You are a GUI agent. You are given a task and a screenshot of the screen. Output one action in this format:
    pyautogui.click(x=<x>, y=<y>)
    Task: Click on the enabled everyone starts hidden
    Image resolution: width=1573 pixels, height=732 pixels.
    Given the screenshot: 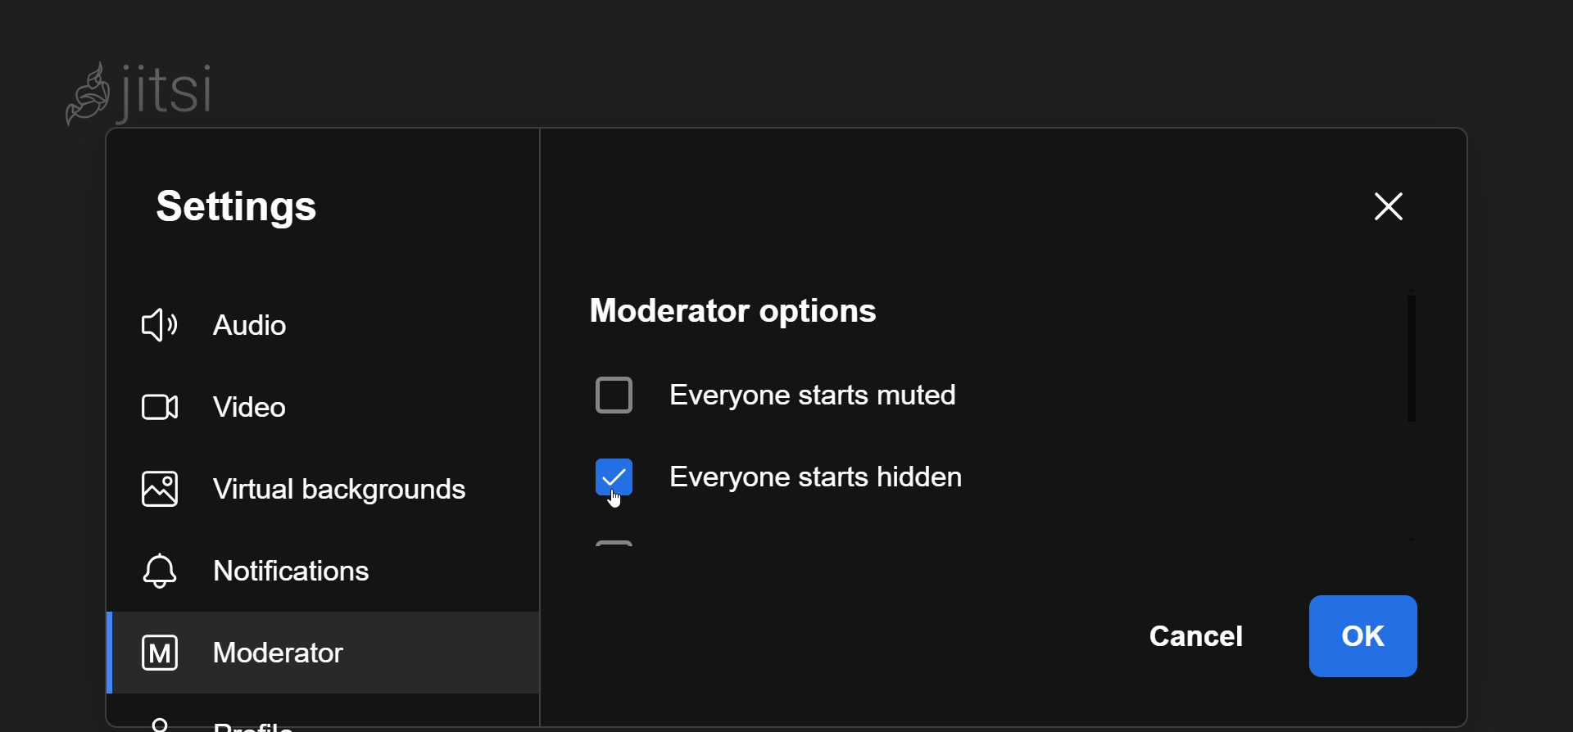 What is the action you would take?
    pyautogui.click(x=805, y=475)
    